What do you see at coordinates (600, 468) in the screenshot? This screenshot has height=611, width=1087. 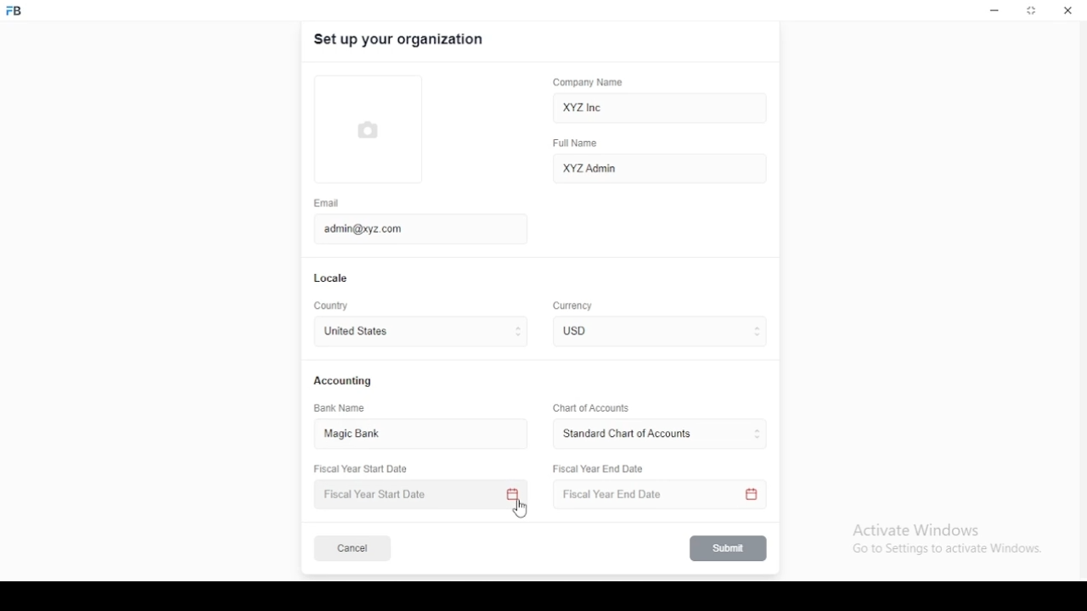 I see `Fiscal Year End Date` at bounding box center [600, 468].